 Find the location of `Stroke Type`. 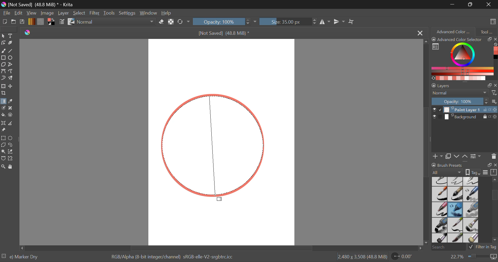

Stroke Type is located at coordinates (71, 22).